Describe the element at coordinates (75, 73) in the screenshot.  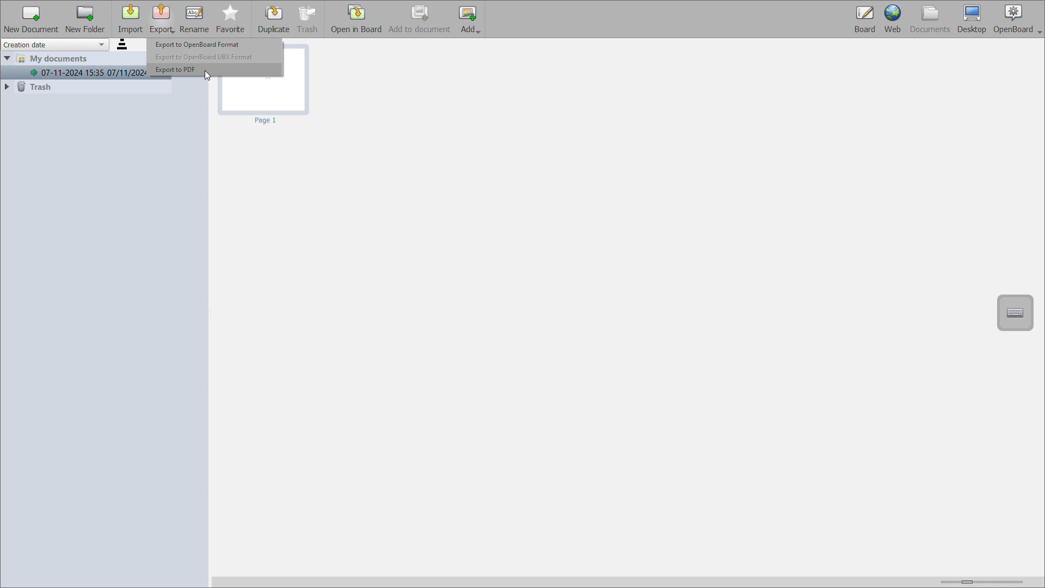
I see `07-11-2024 15:35 07/11/2024(current document)` at that location.